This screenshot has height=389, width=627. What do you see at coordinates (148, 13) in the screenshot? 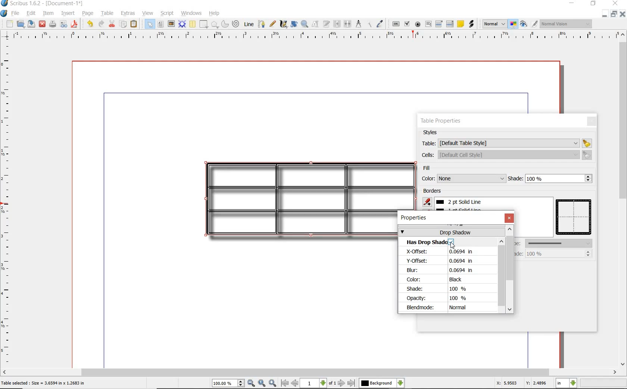
I see `view` at bounding box center [148, 13].